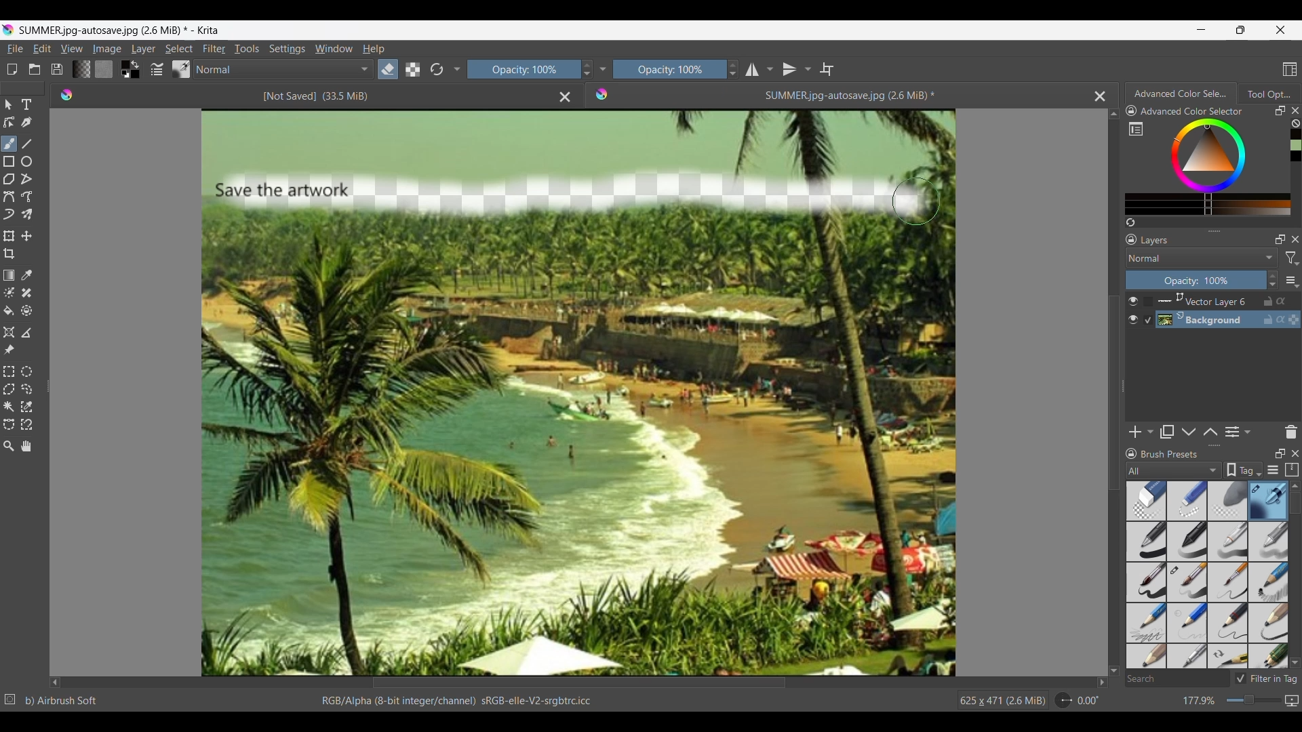  Describe the element at coordinates (214, 49) in the screenshot. I see `Filter` at that location.